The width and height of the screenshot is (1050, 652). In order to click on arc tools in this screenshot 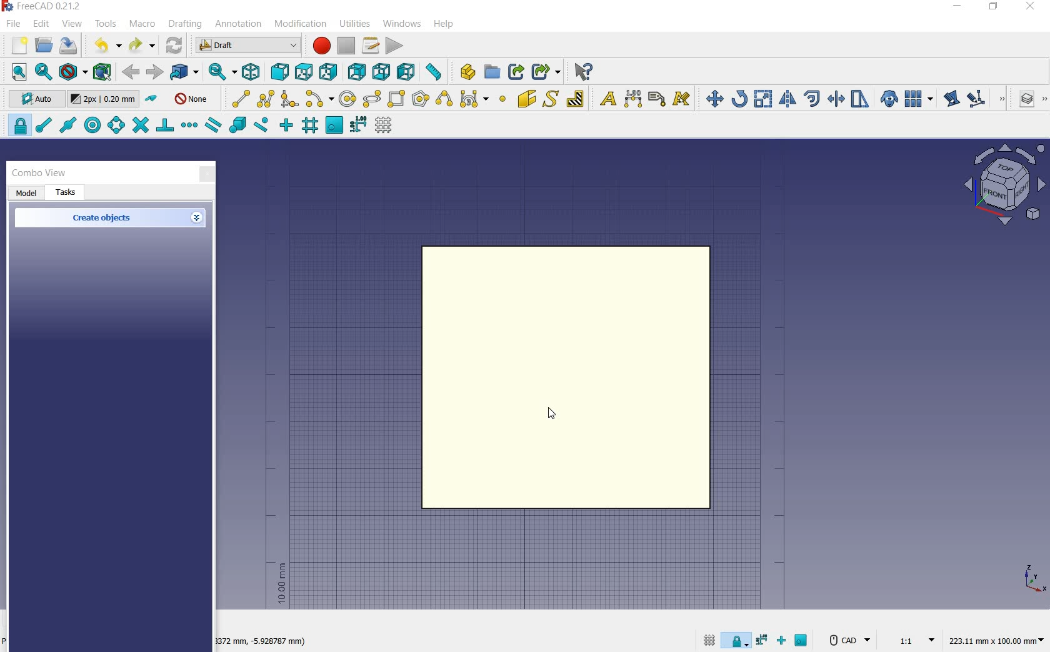, I will do `click(319, 99)`.